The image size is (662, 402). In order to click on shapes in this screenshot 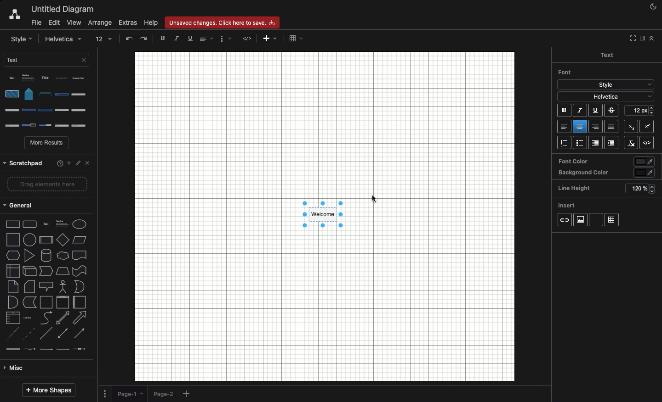, I will do `click(49, 222)`.